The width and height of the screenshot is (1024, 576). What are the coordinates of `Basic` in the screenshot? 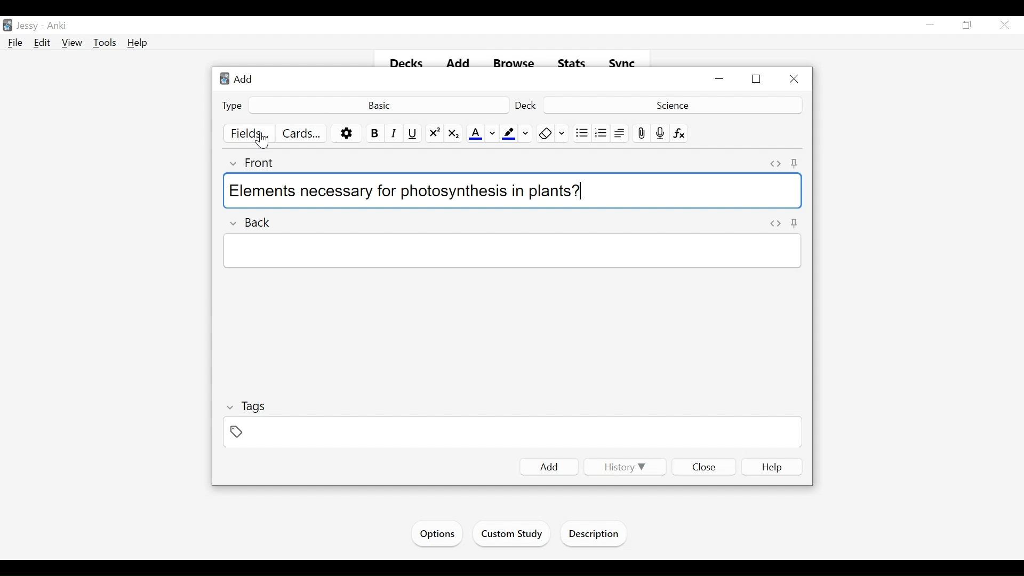 It's located at (378, 105).